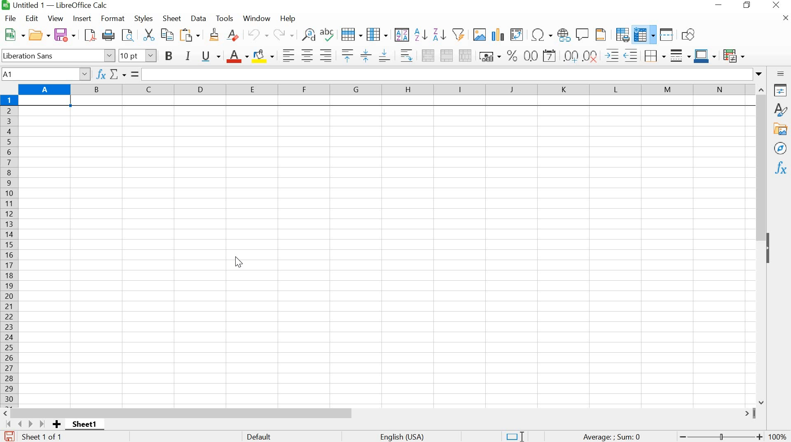  I want to click on STYLES, so click(144, 18).